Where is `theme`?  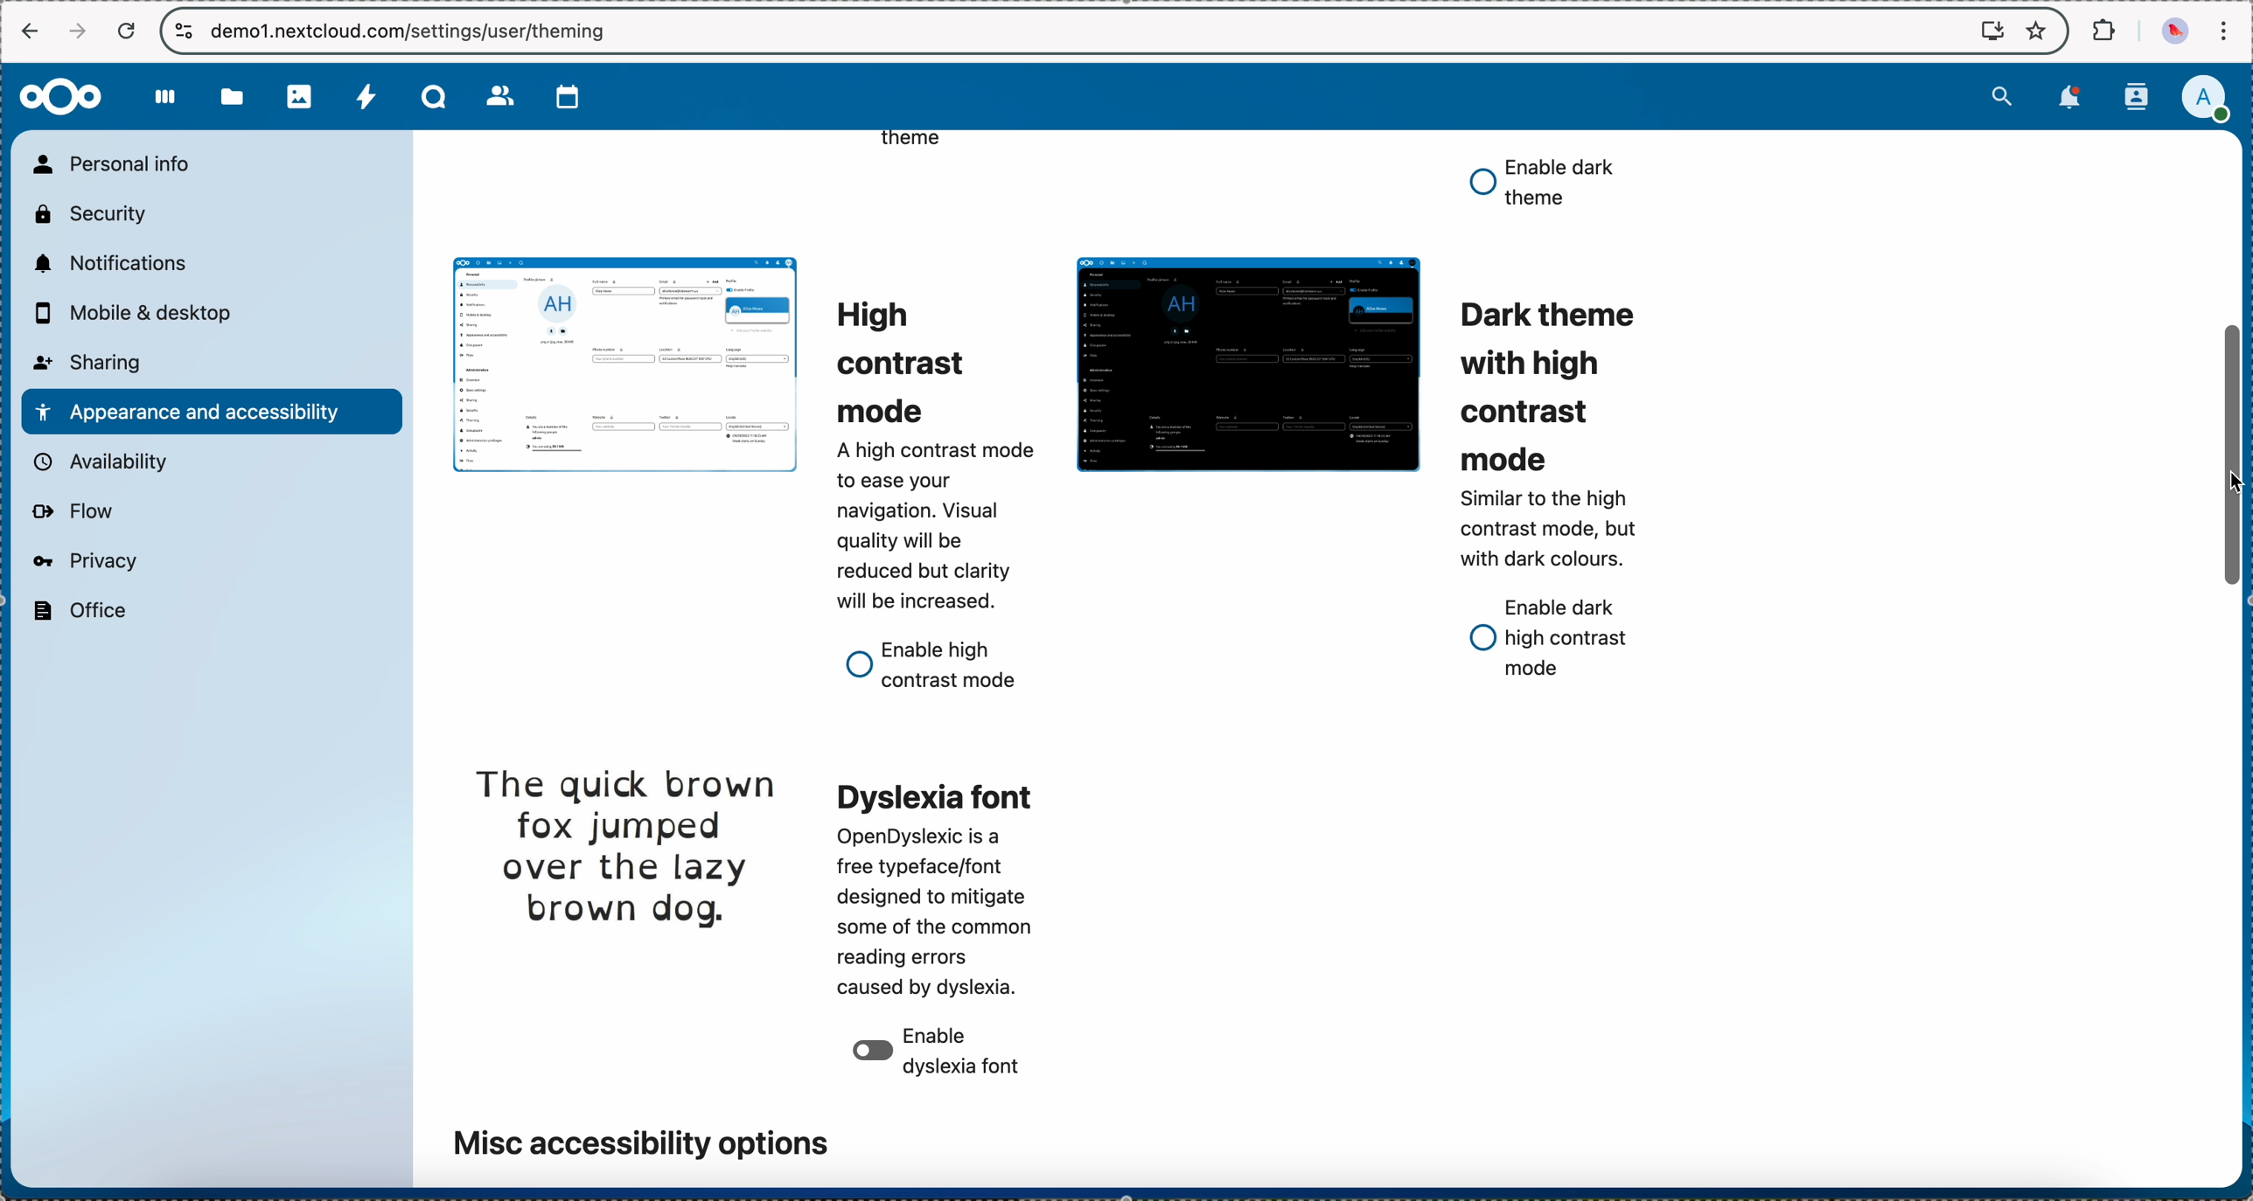 theme is located at coordinates (912, 147).